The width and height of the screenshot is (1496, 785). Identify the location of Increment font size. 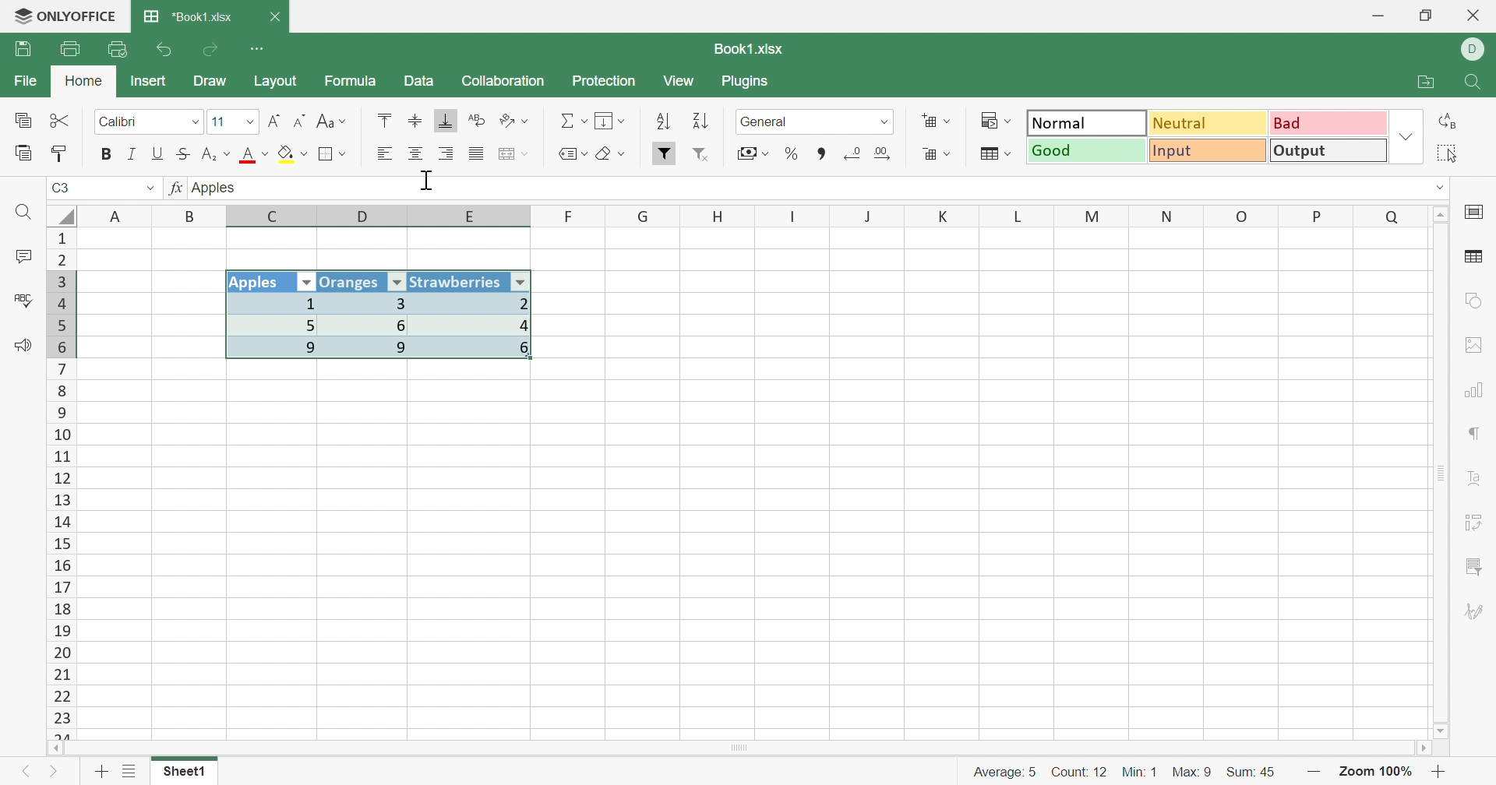
(273, 121).